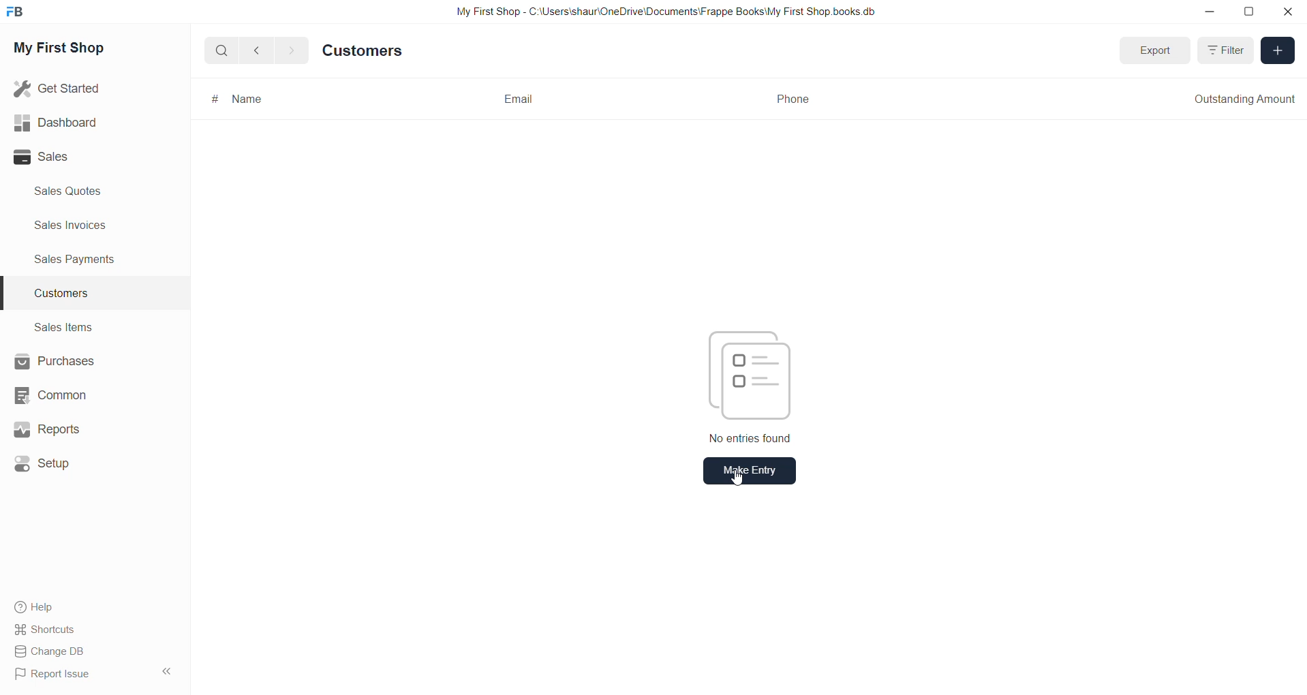 The image size is (1307, 695). What do you see at coordinates (1243, 98) in the screenshot?
I see `Outstanding Amount` at bounding box center [1243, 98].